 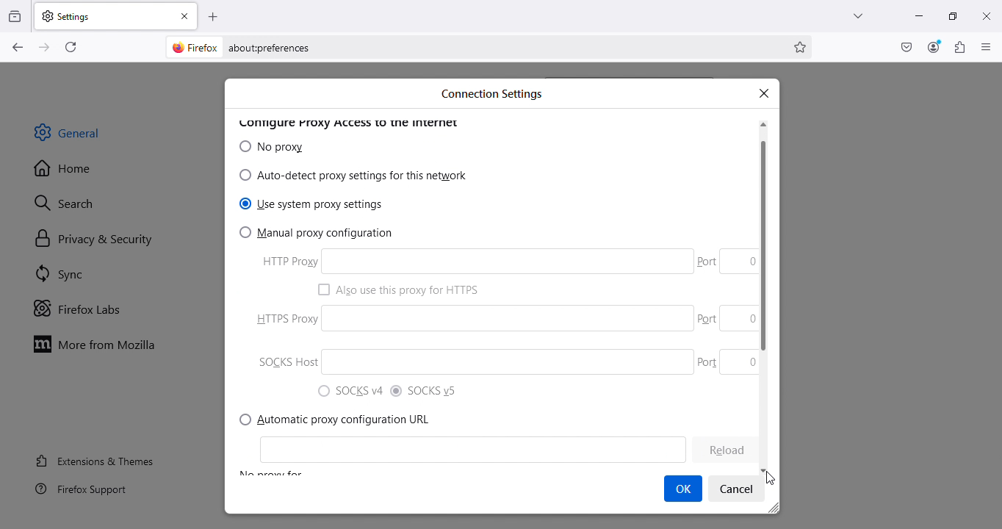 What do you see at coordinates (65, 276) in the screenshot?
I see `SYnc` at bounding box center [65, 276].